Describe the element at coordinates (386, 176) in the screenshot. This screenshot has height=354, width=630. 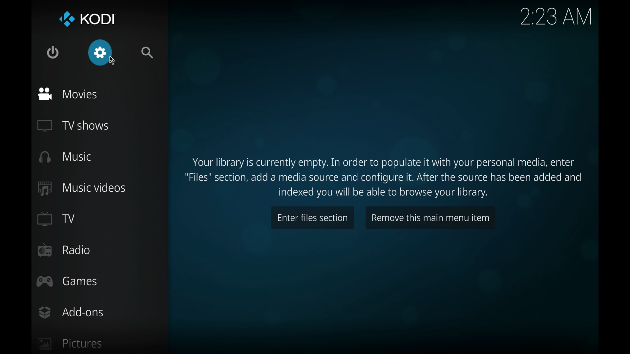
I see `Your library is currently empty. In order to populate it with your personal media, enter
"Files" section, add a media source and configure it. After the source has been added and
indexed you will be able to browse your library.` at that location.